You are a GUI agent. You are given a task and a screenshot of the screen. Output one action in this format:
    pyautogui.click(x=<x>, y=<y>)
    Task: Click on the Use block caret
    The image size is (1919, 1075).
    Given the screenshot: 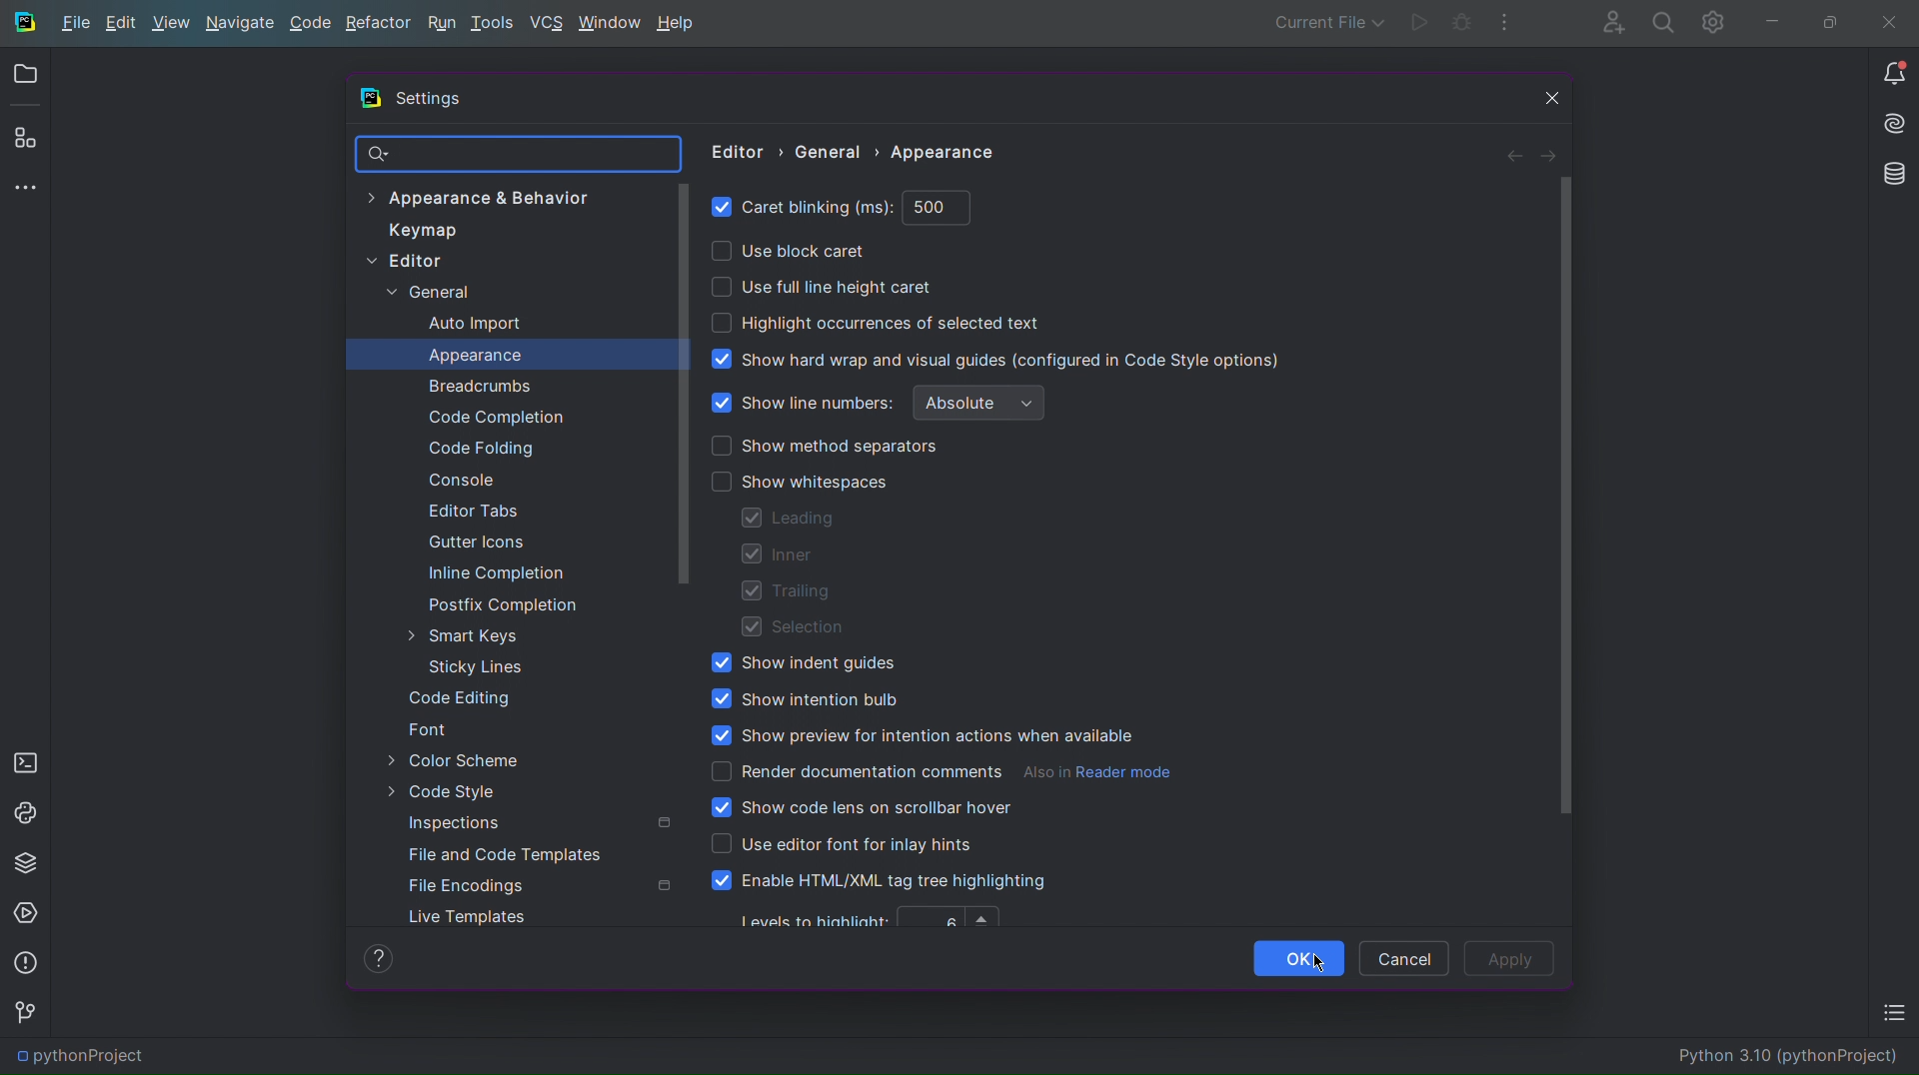 What is the action you would take?
    pyautogui.click(x=788, y=251)
    